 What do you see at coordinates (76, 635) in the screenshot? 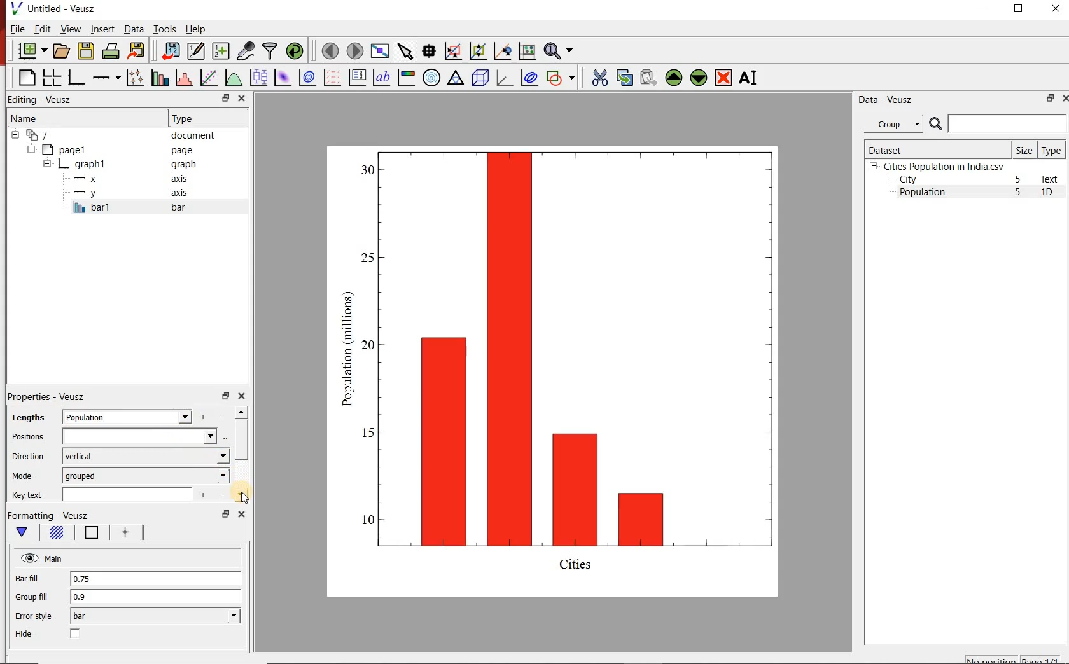
I see `check/uncheck` at bounding box center [76, 635].